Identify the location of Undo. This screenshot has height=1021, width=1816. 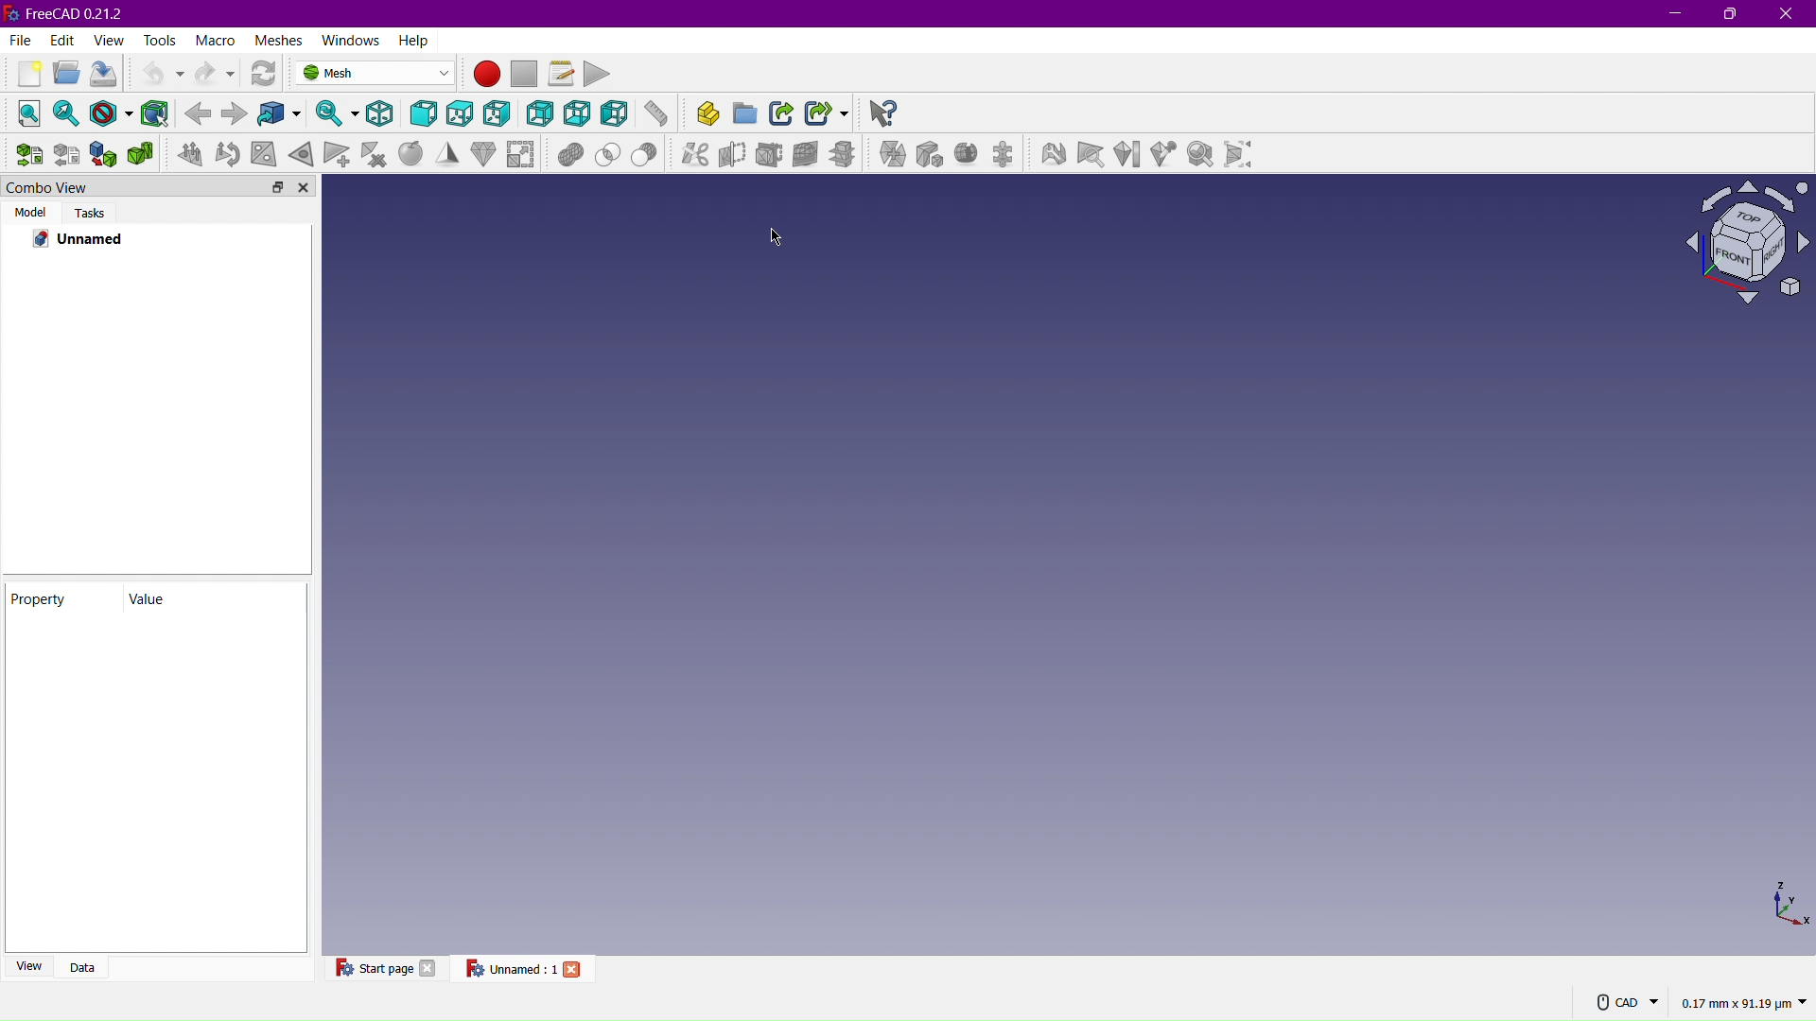
(157, 74).